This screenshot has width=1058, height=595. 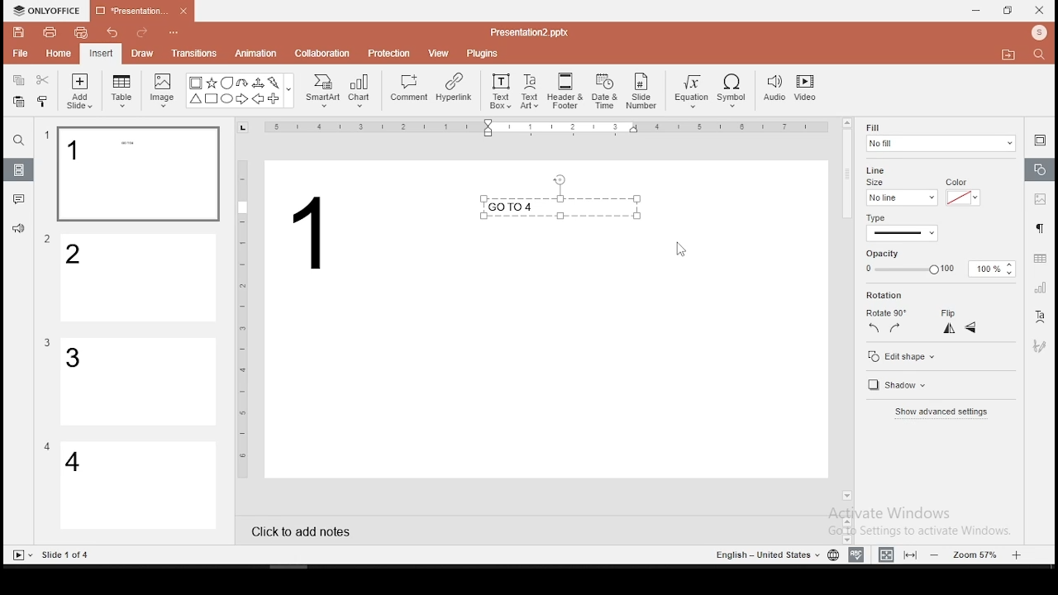 I want to click on edit shape, so click(x=900, y=356).